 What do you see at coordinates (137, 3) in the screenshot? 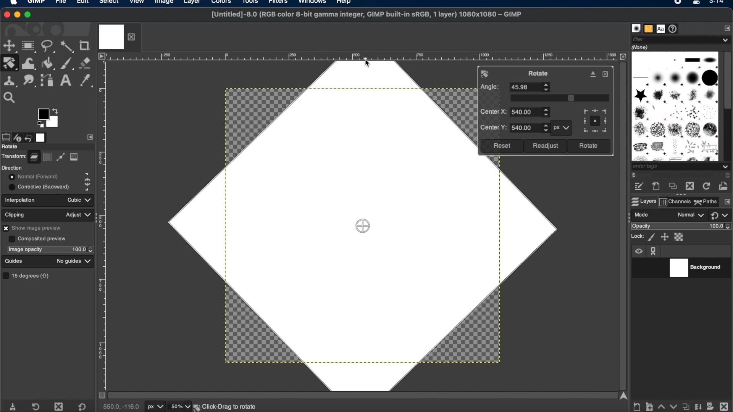
I see `view` at bounding box center [137, 3].